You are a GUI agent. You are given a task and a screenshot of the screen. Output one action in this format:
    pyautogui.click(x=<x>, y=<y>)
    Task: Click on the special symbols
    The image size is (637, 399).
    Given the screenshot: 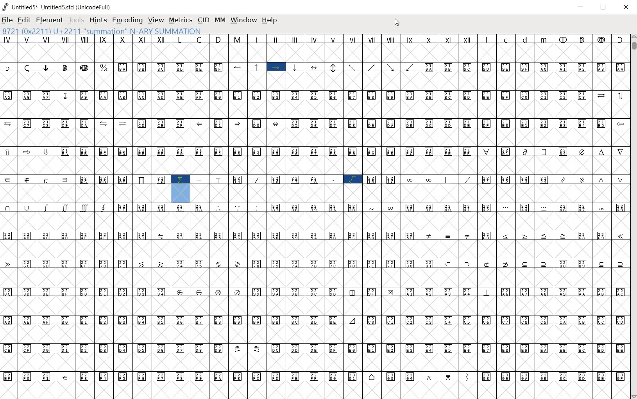 What is the action you would take?
    pyautogui.click(x=592, y=38)
    